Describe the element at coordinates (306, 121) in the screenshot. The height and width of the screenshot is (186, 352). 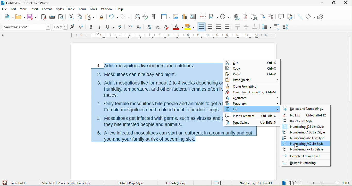
I see `bullet list style` at that location.